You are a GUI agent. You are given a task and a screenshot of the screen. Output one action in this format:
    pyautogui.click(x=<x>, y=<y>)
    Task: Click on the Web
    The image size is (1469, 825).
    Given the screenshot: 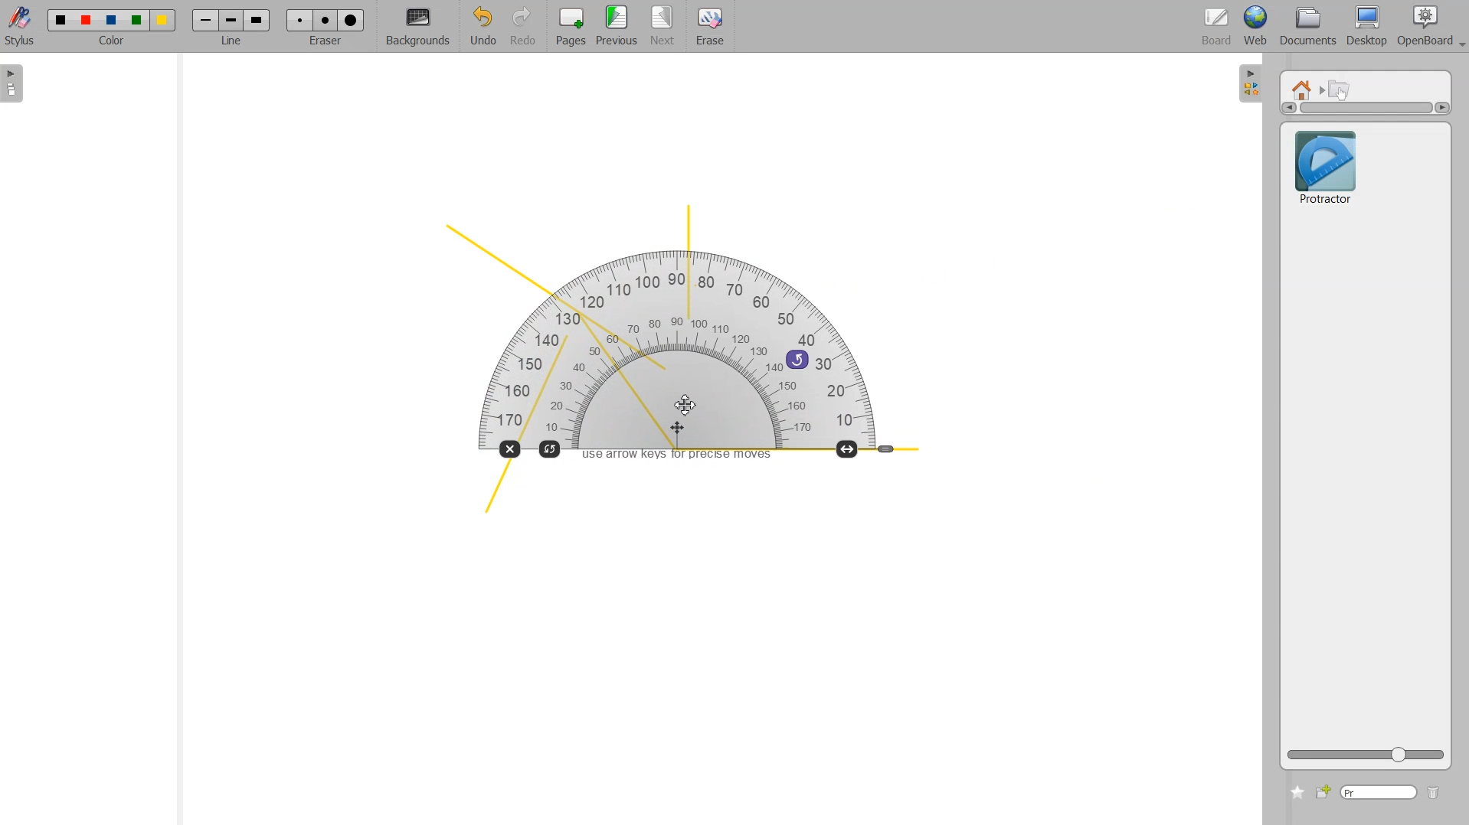 What is the action you would take?
    pyautogui.click(x=1256, y=27)
    